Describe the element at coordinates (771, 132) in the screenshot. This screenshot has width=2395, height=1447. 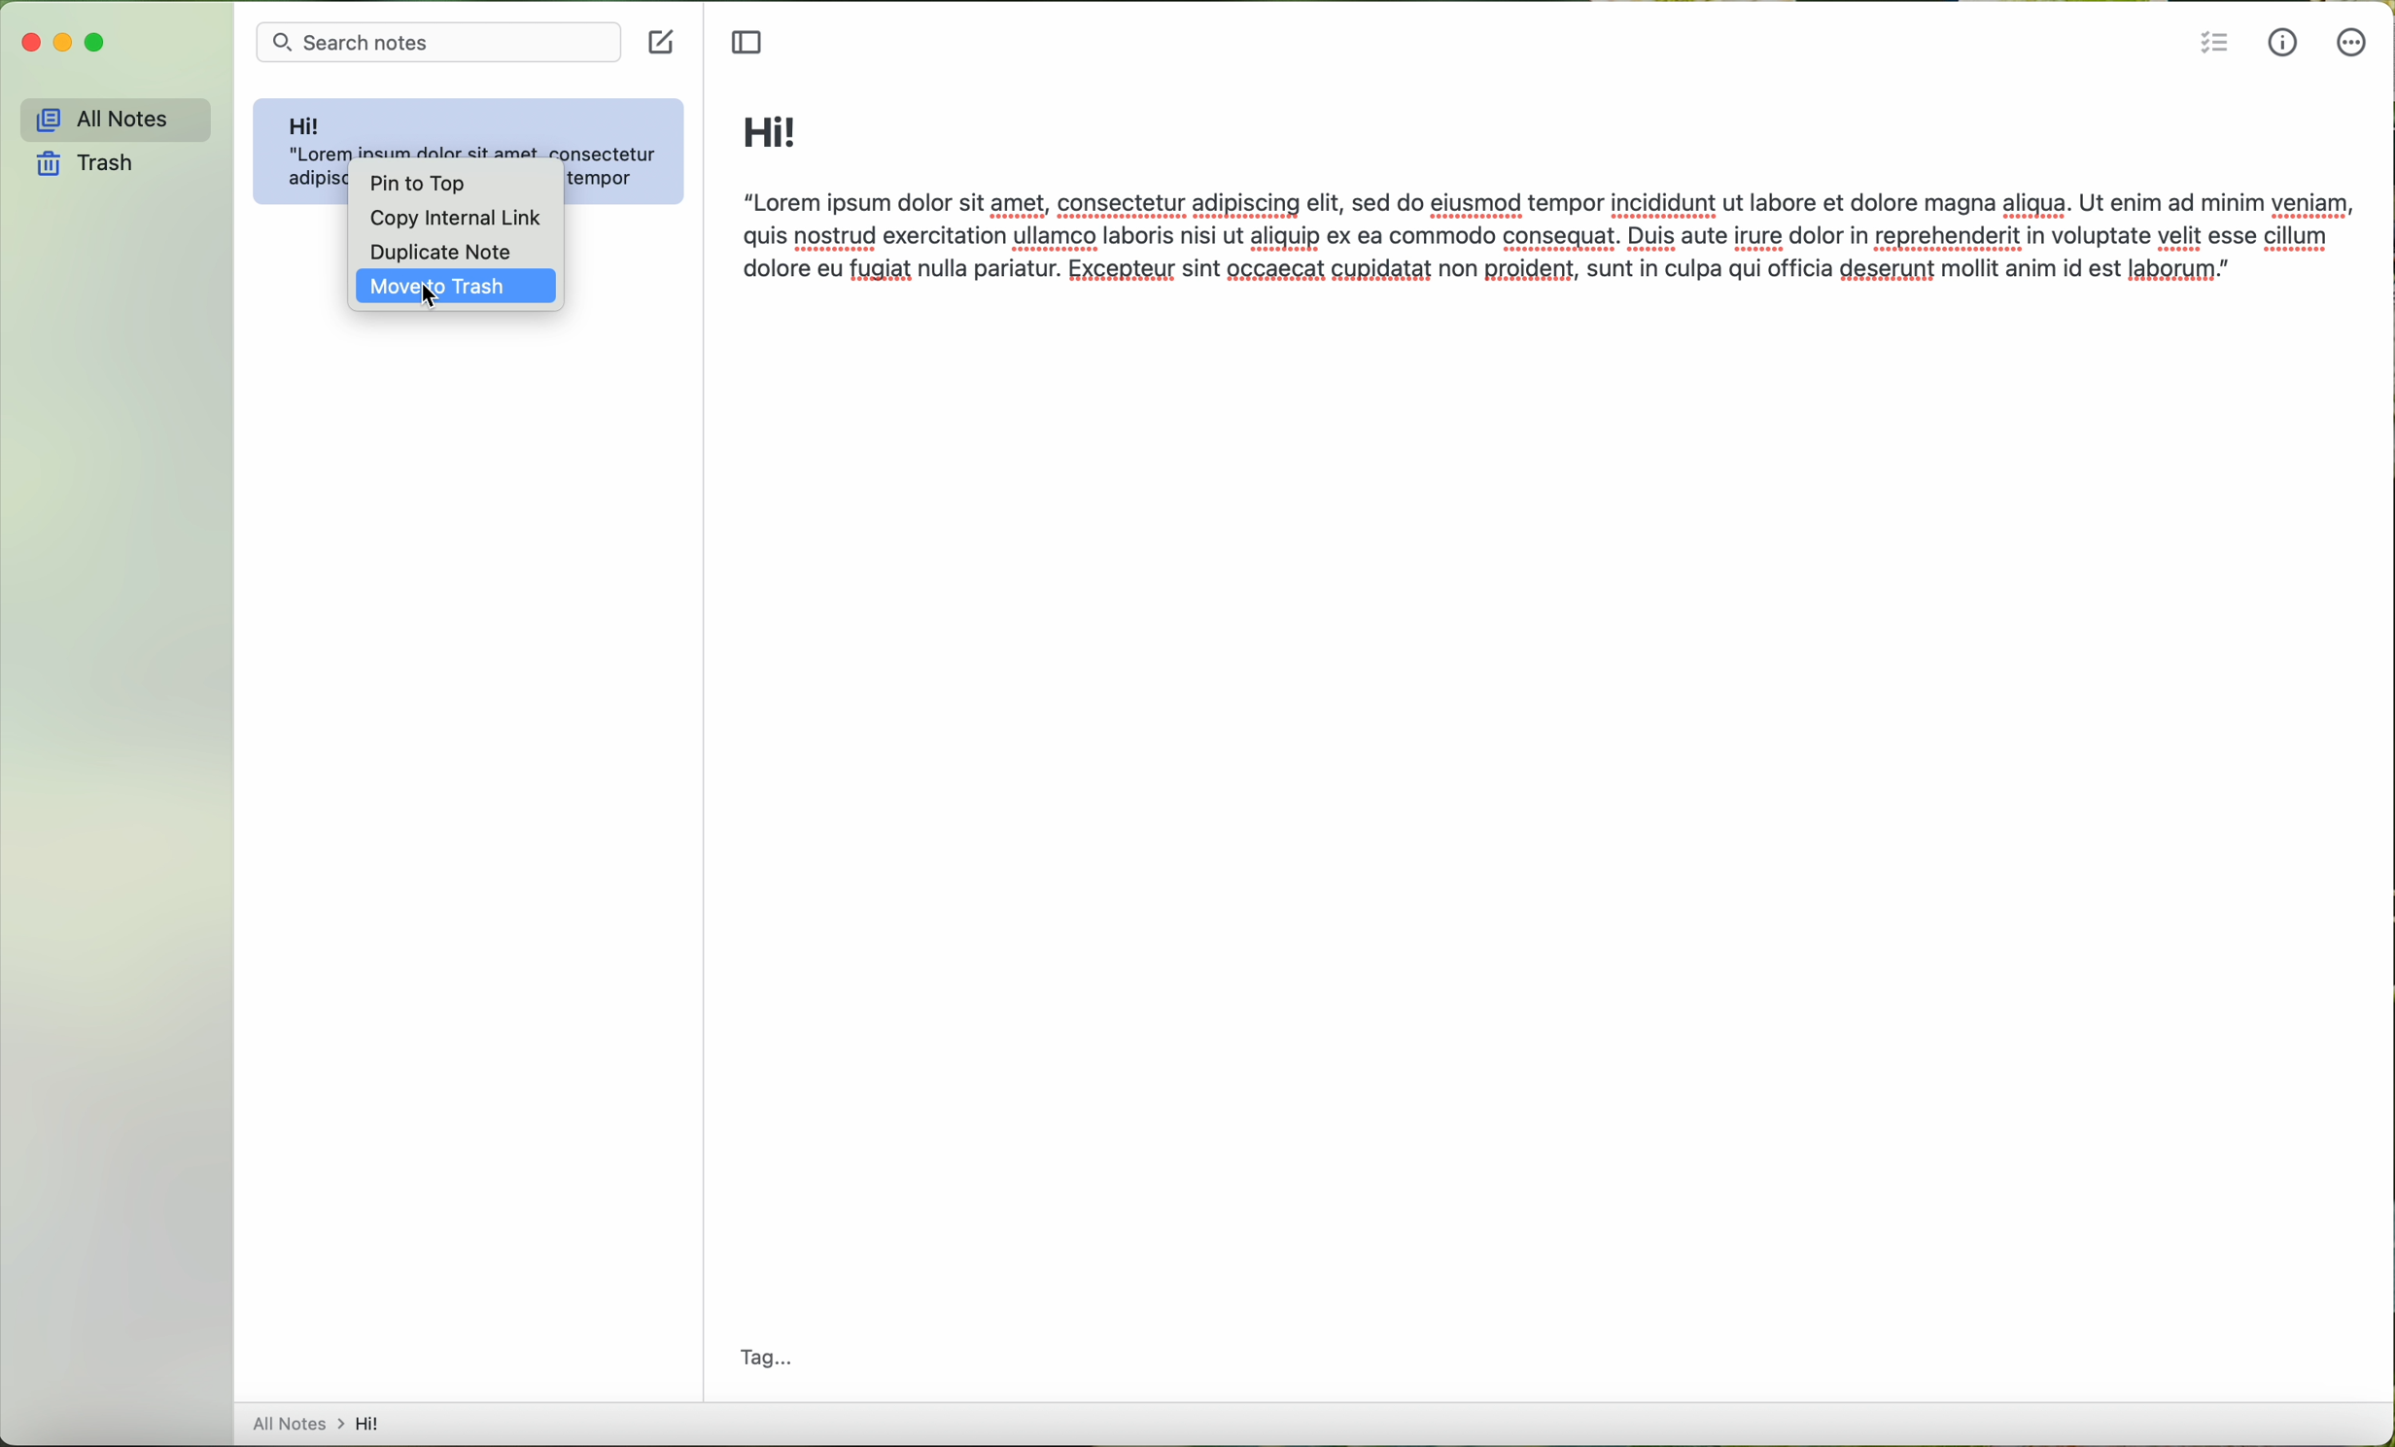
I see `Hi!` at that location.